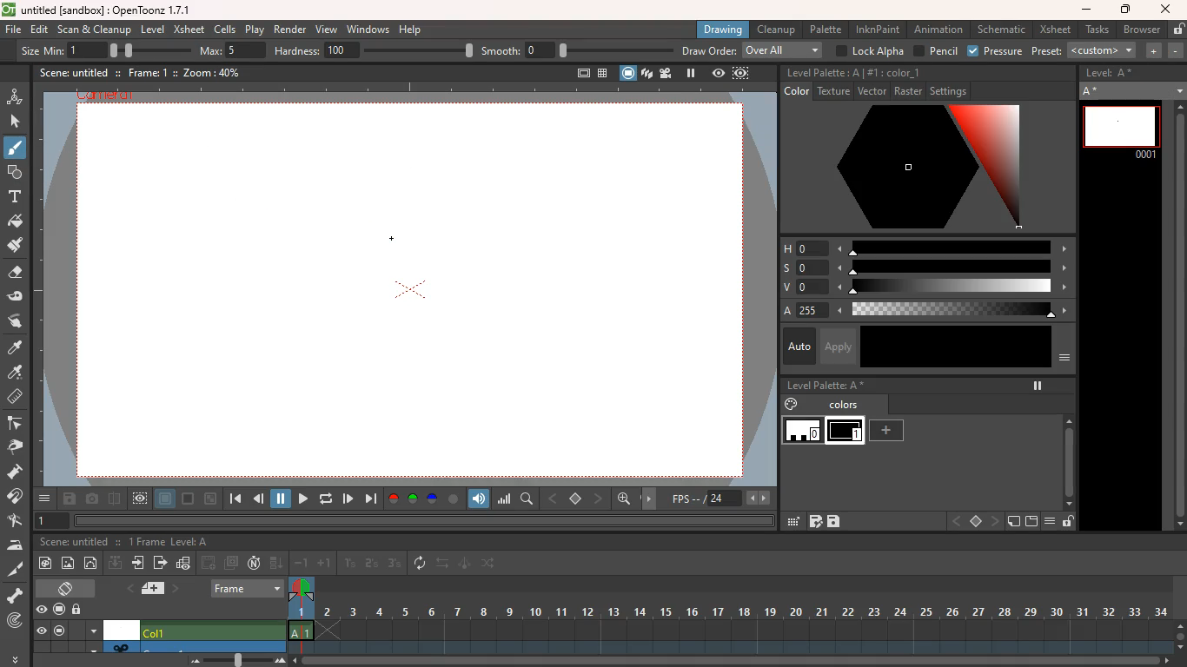 The height and width of the screenshot is (667, 1187). Describe the element at coordinates (1003, 30) in the screenshot. I see `schematic` at that location.